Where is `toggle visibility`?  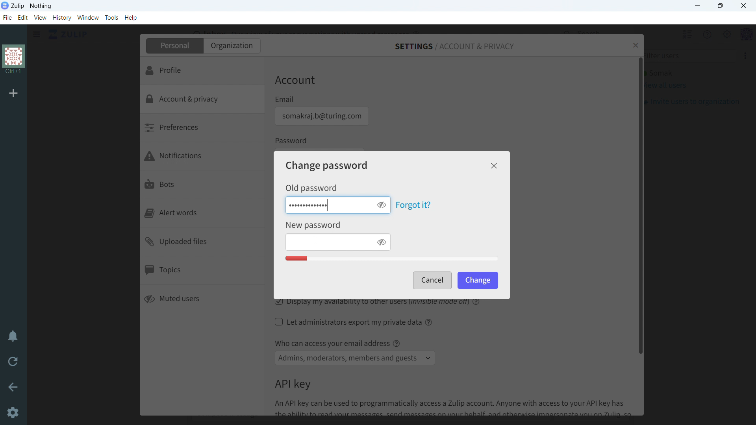
toggle visibility is located at coordinates (381, 205).